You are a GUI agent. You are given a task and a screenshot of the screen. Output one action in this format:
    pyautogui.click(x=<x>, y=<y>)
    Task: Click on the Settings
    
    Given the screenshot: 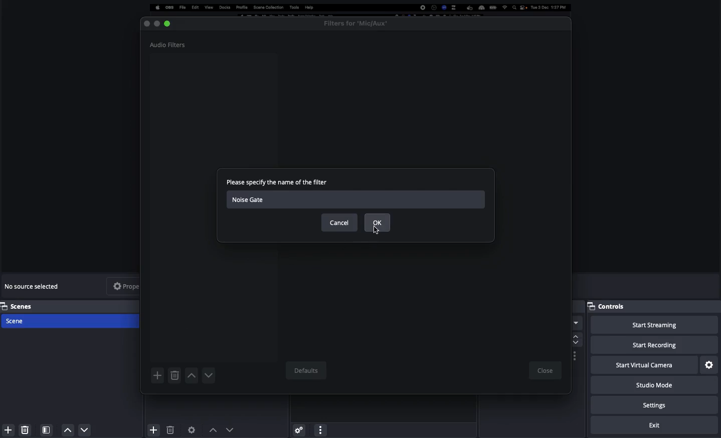 What is the action you would take?
    pyautogui.click(x=709, y=364)
    